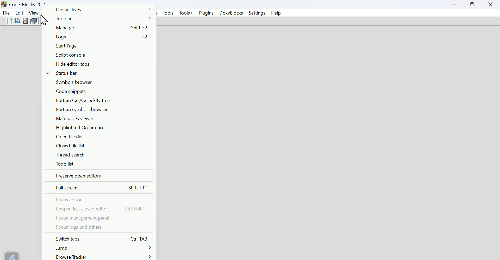 The height and width of the screenshot is (260, 500). What do you see at coordinates (86, 64) in the screenshot?
I see `Hide editor tabs` at bounding box center [86, 64].